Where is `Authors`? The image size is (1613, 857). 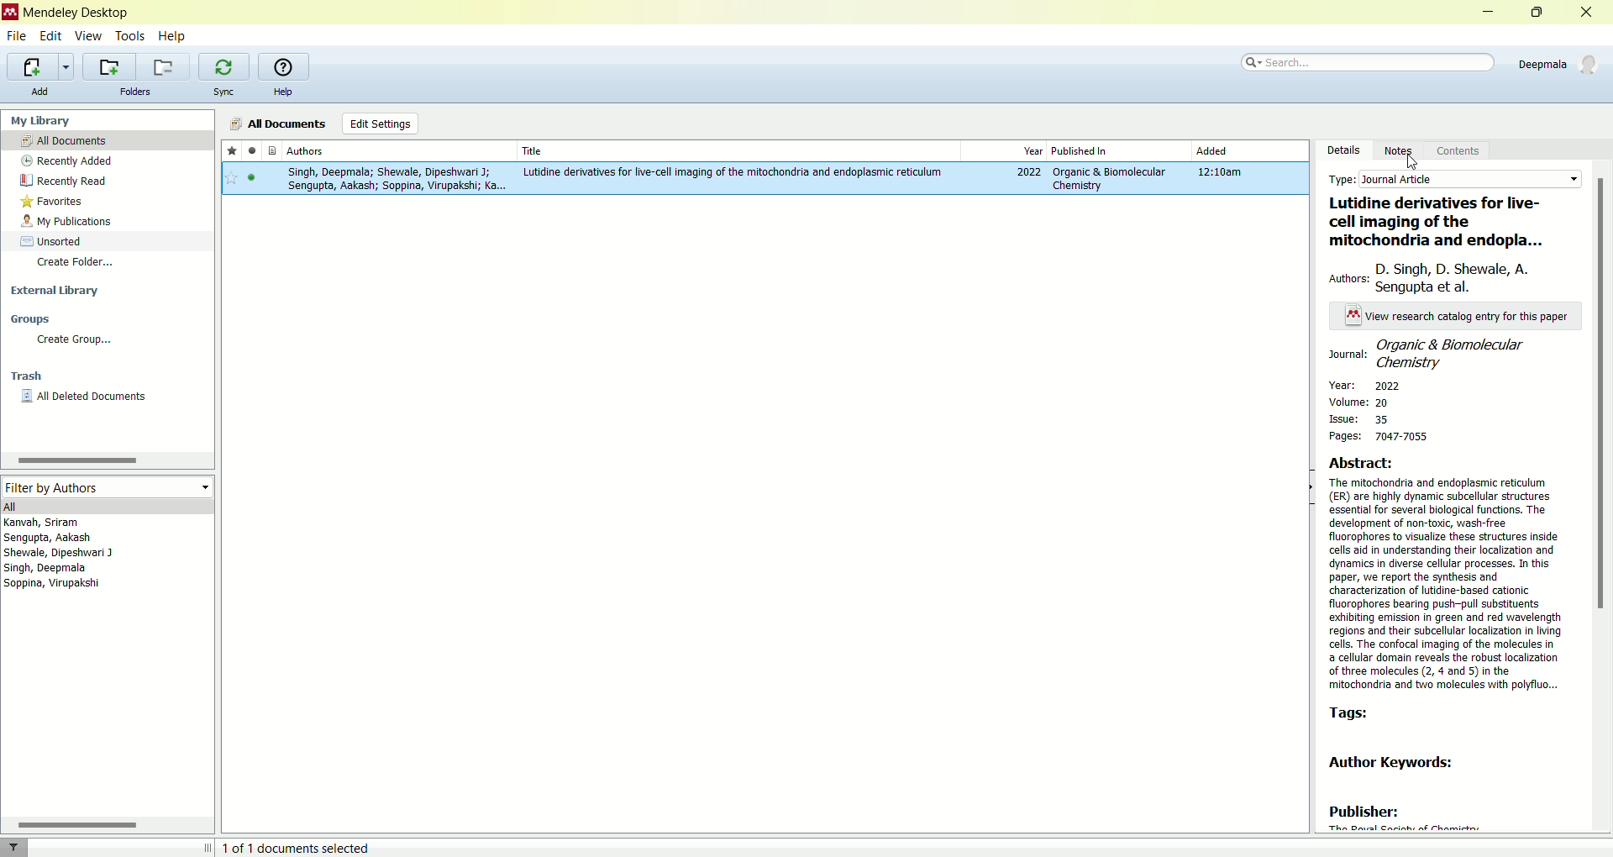
Authors is located at coordinates (397, 150).